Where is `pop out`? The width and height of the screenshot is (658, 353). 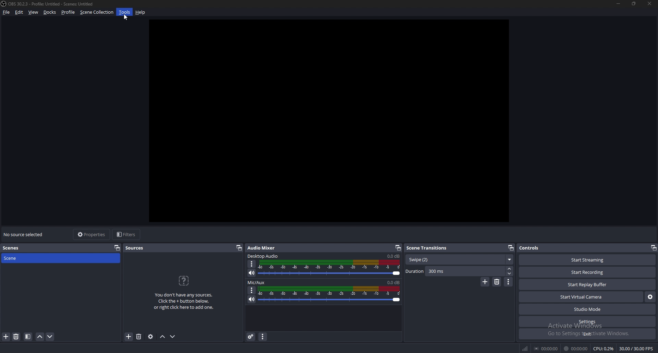 pop out is located at coordinates (510, 248).